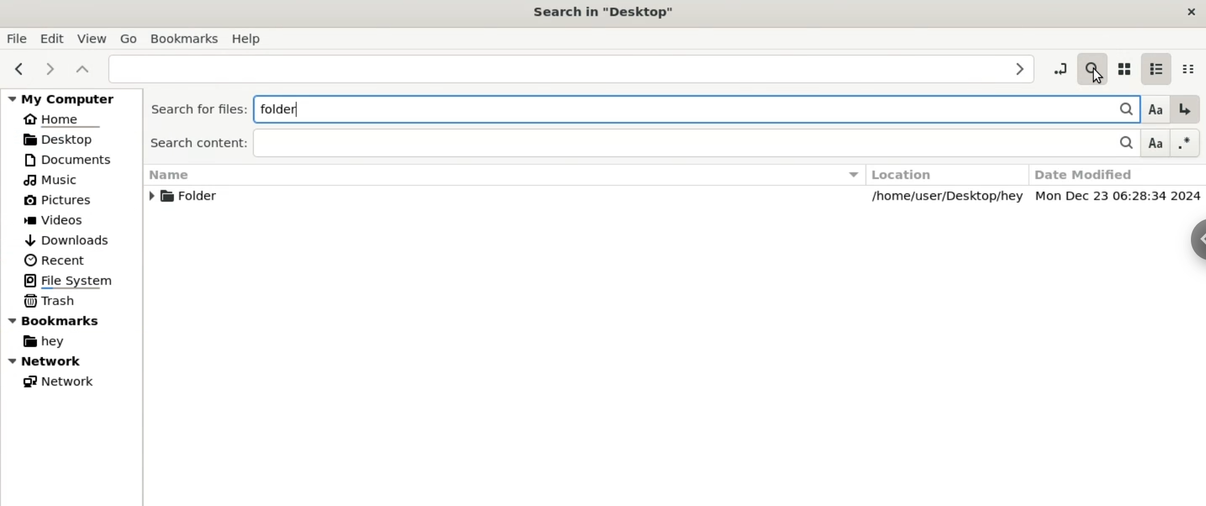  What do you see at coordinates (92, 36) in the screenshot?
I see `View` at bounding box center [92, 36].